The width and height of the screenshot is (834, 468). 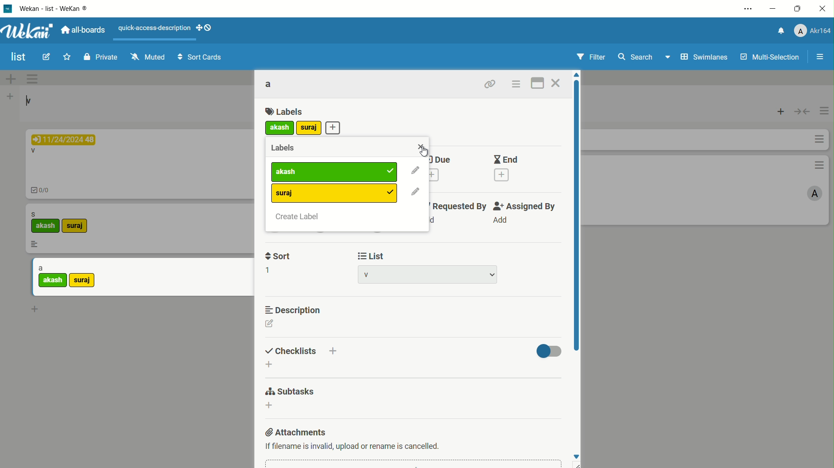 What do you see at coordinates (576, 75) in the screenshot?
I see `move up` at bounding box center [576, 75].